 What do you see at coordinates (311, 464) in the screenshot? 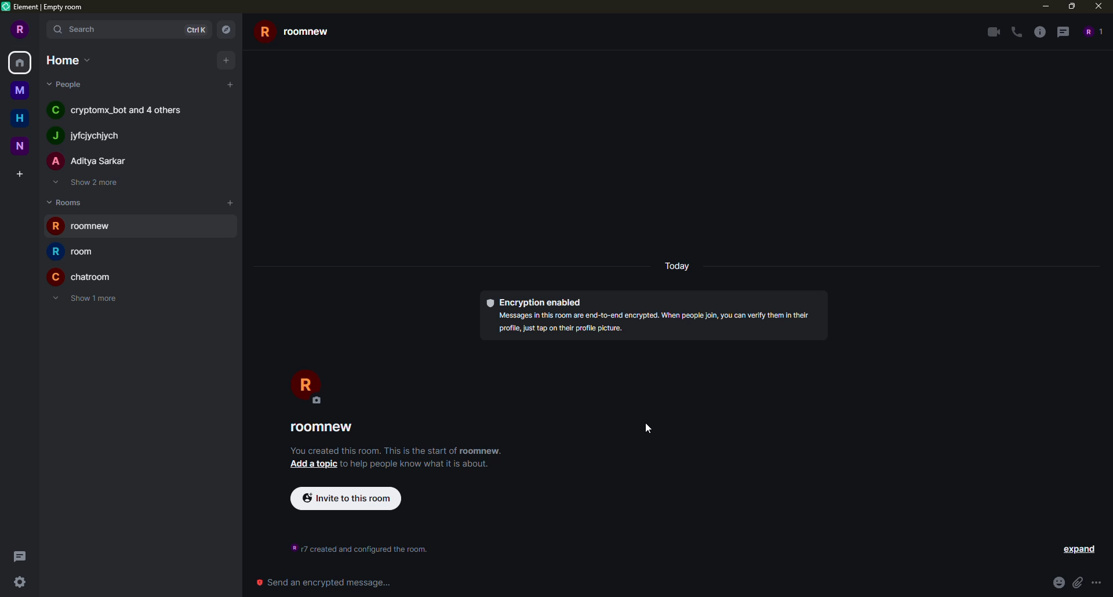
I see `add a topic` at bounding box center [311, 464].